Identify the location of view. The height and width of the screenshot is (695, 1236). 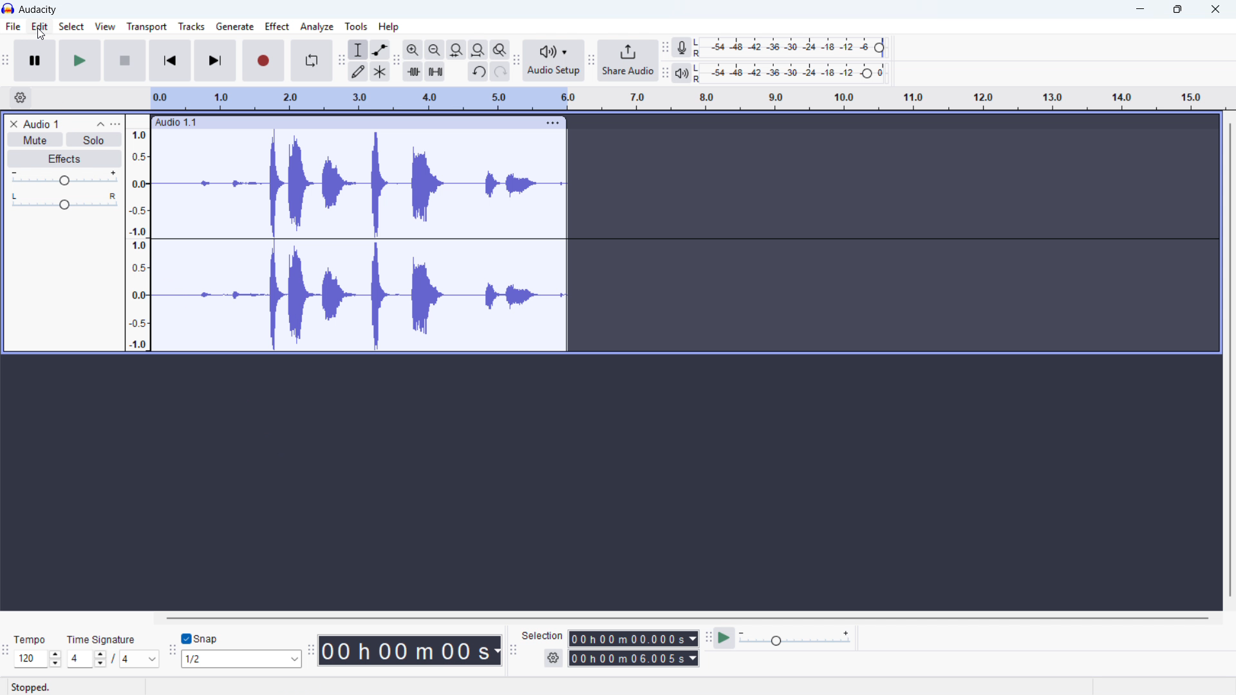
(105, 26).